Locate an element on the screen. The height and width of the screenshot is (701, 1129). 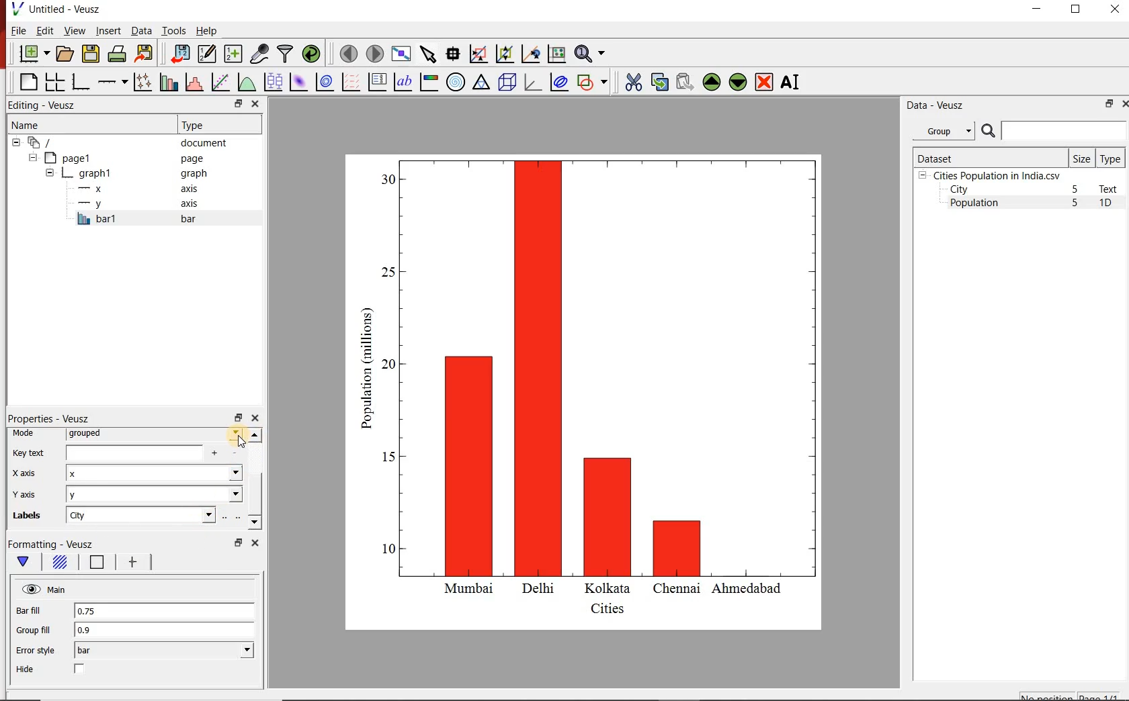
view plot full screen is located at coordinates (401, 54).